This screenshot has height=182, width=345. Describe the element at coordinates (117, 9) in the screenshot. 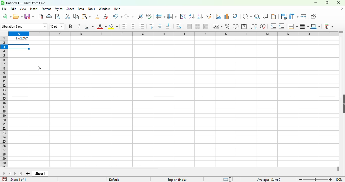

I see `help` at that location.